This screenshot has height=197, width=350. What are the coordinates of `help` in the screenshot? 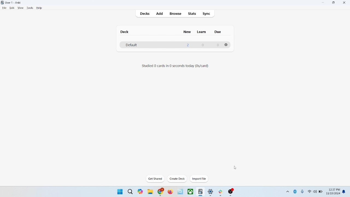 It's located at (39, 8).